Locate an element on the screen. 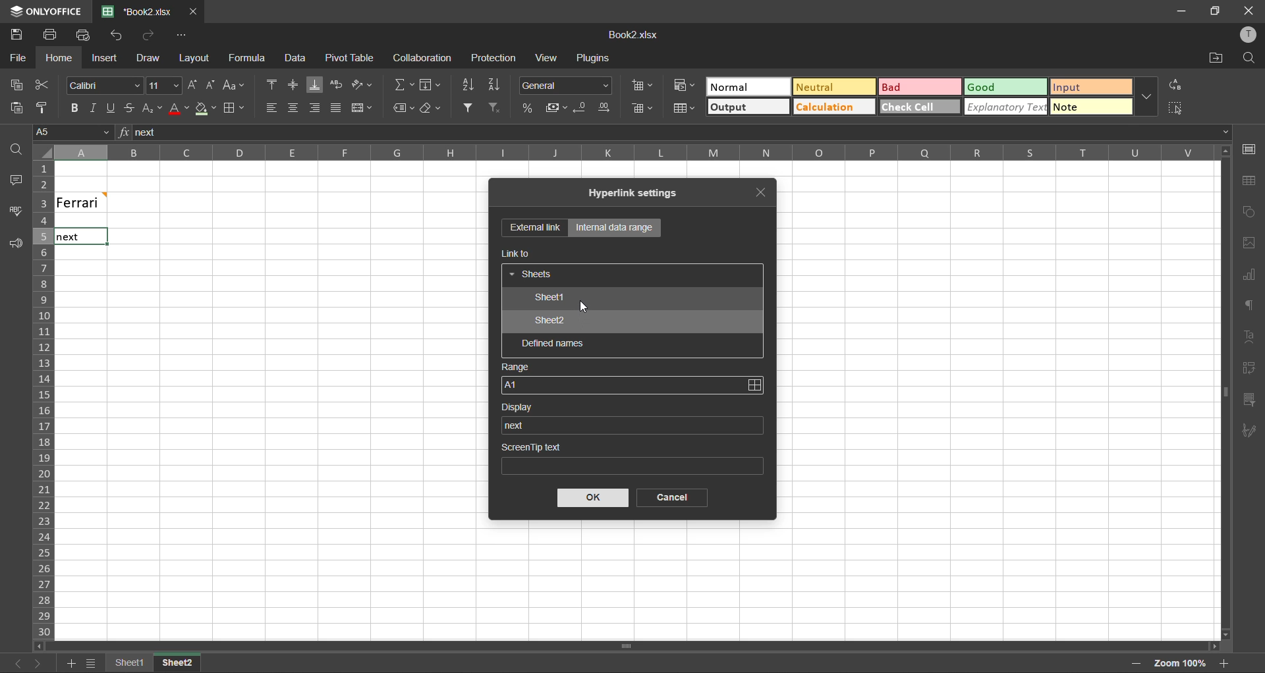 The image size is (1265, 673). next is located at coordinates (36, 663).